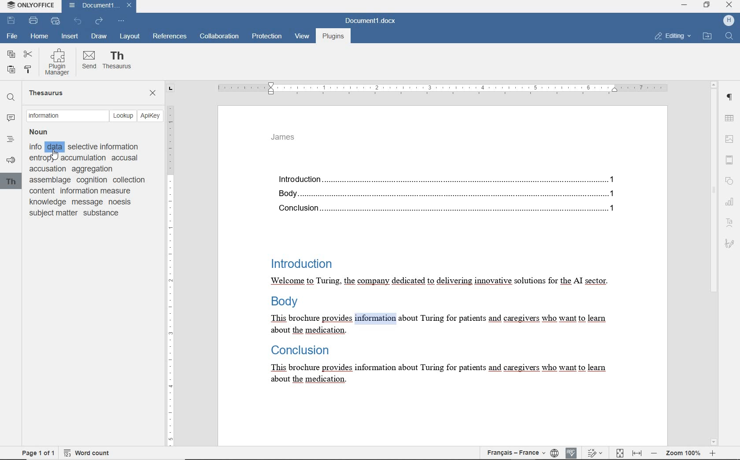 This screenshot has width=740, height=460. What do you see at coordinates (42, 131) in the screenshot?
I see `Noun` at bounding box center [42, 131].